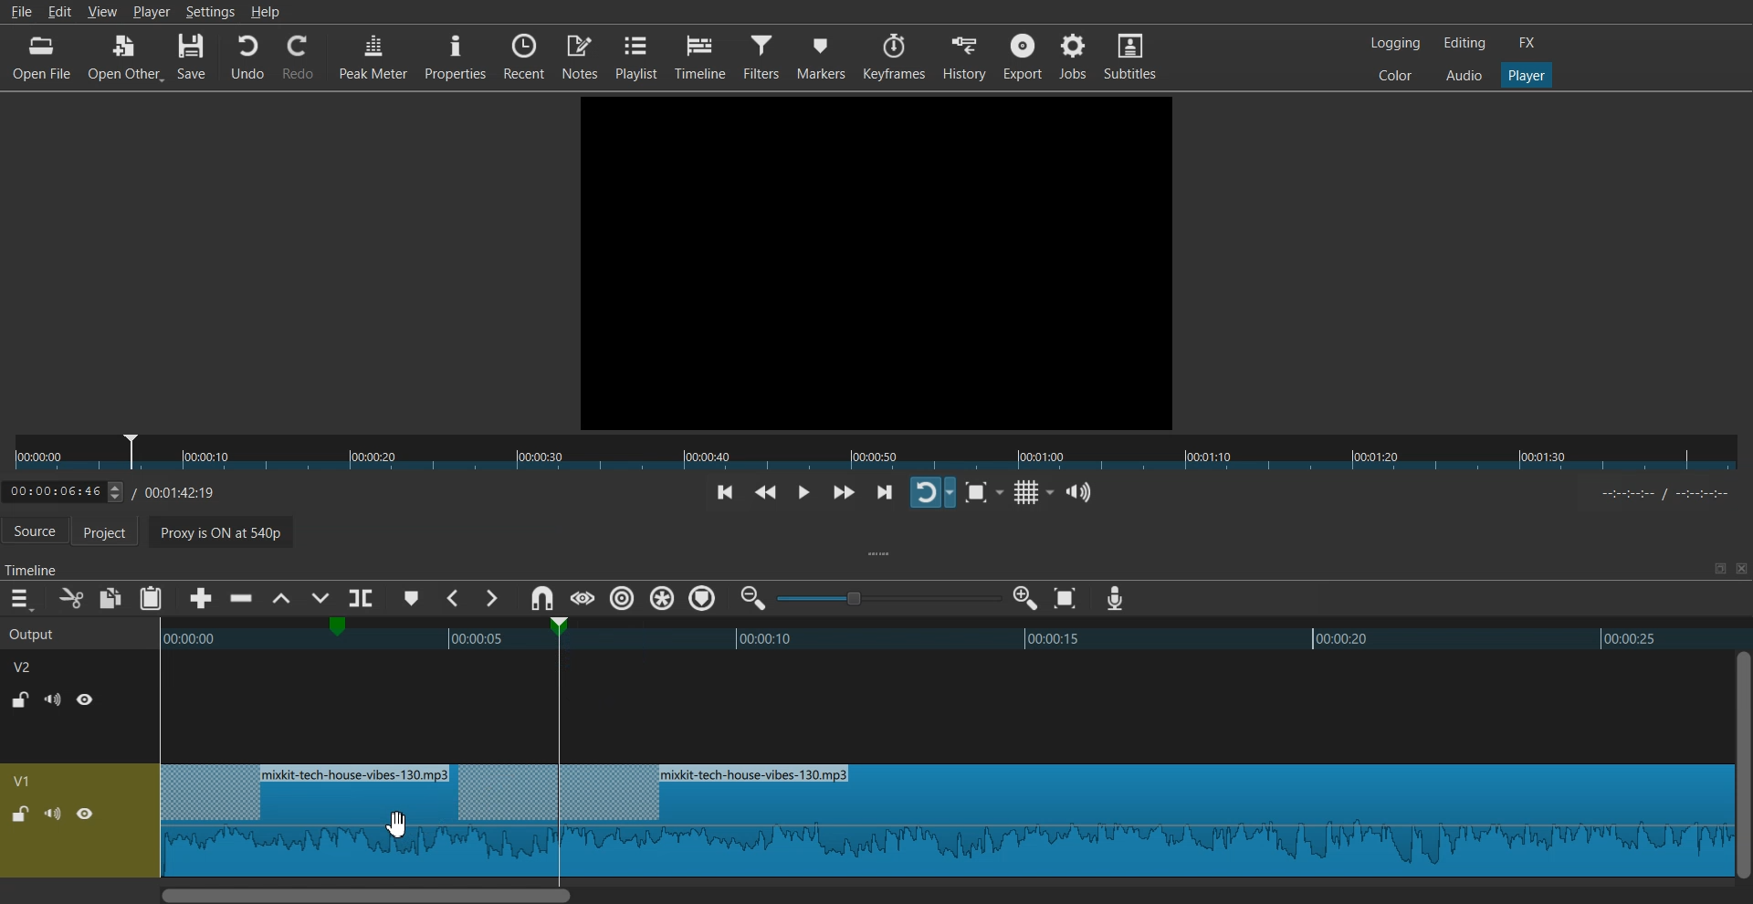 The width and height of the screenshot is (1753, 904). Describe the element at coordinates (1395, 74) in the screenshot. I see `Colors` at that location.